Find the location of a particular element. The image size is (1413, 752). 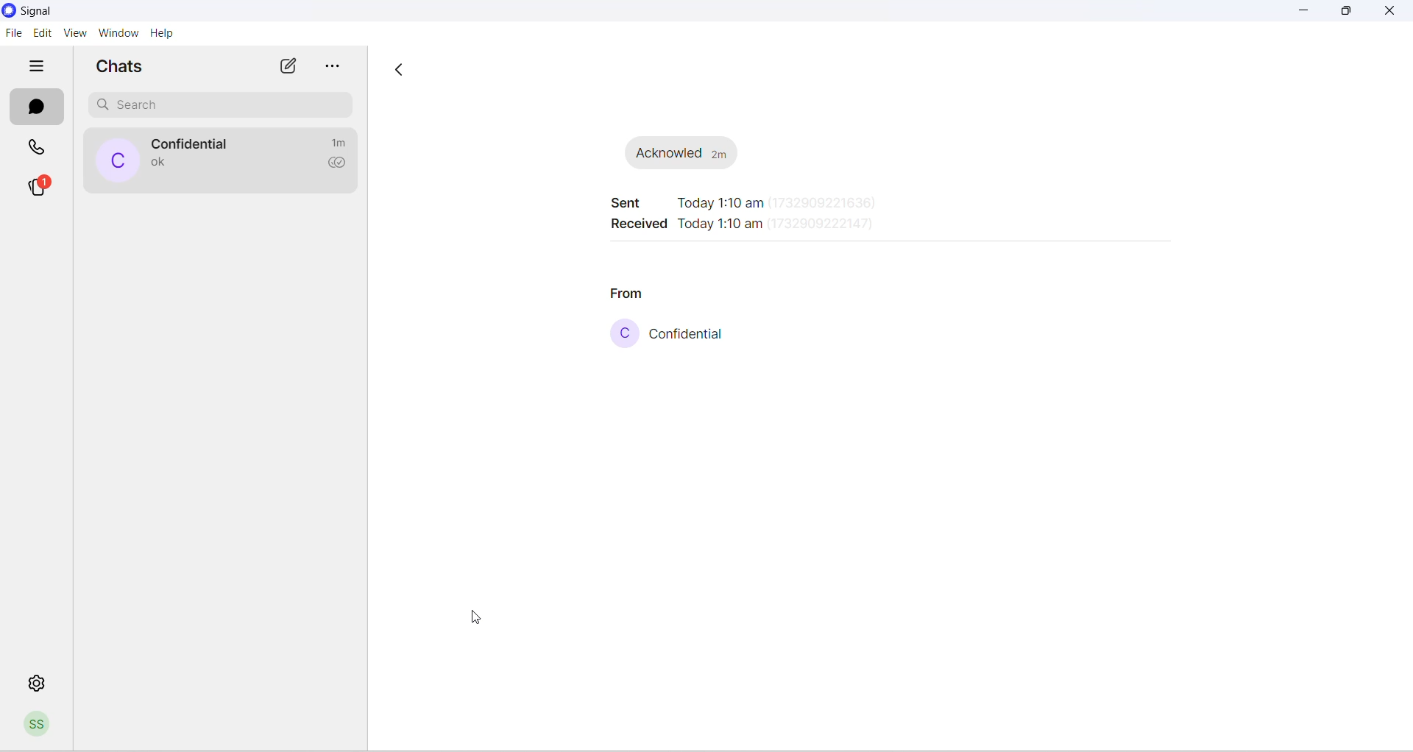

chats is located at coordinates (35, 107).